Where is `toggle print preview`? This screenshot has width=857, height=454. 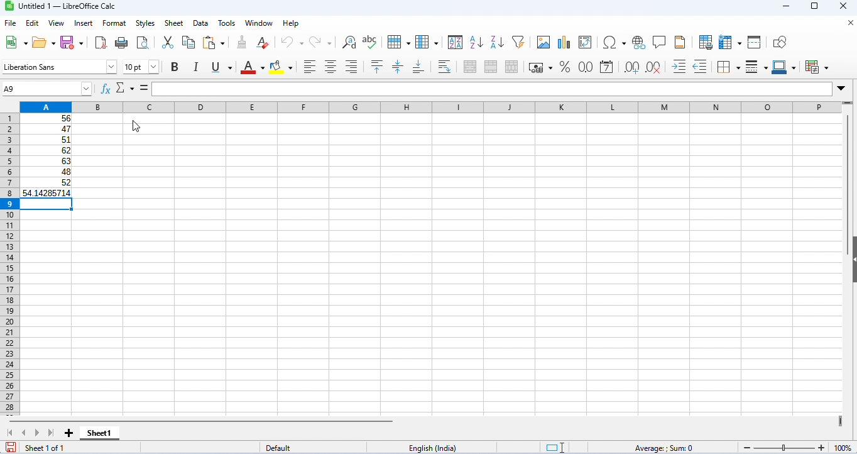
toggle print preview is located at coordinates (143, 42).